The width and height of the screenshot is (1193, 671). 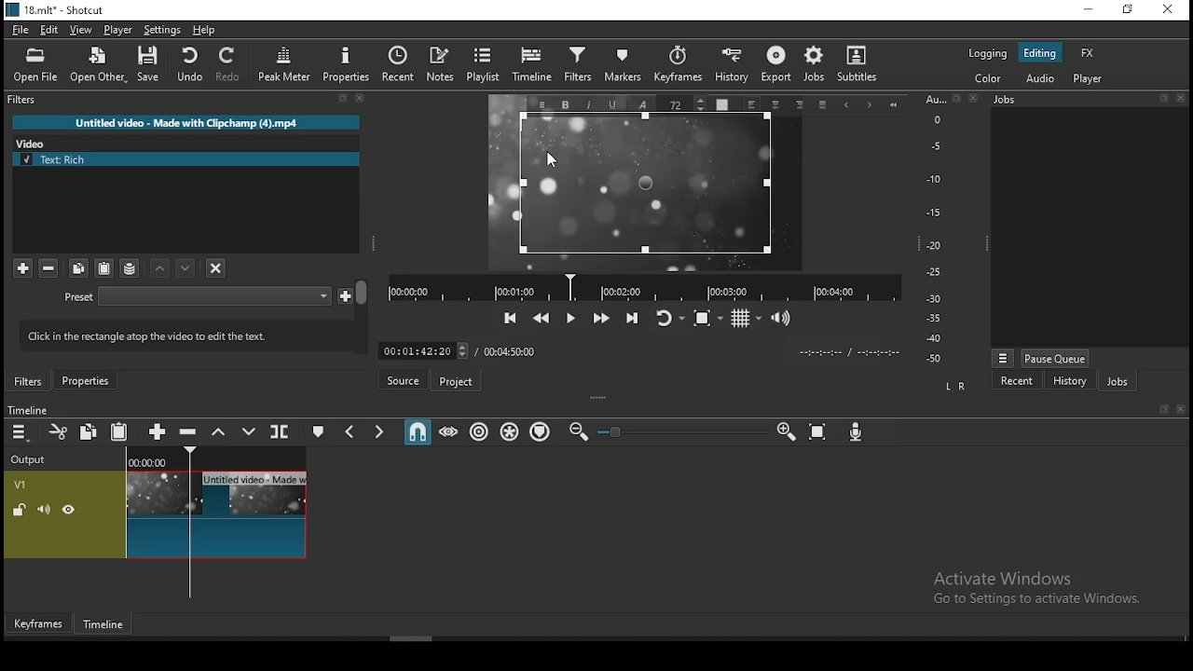 I want to click on Untitled video - Made with Clipchamp (4).mp4, so click(x=186, y=122).